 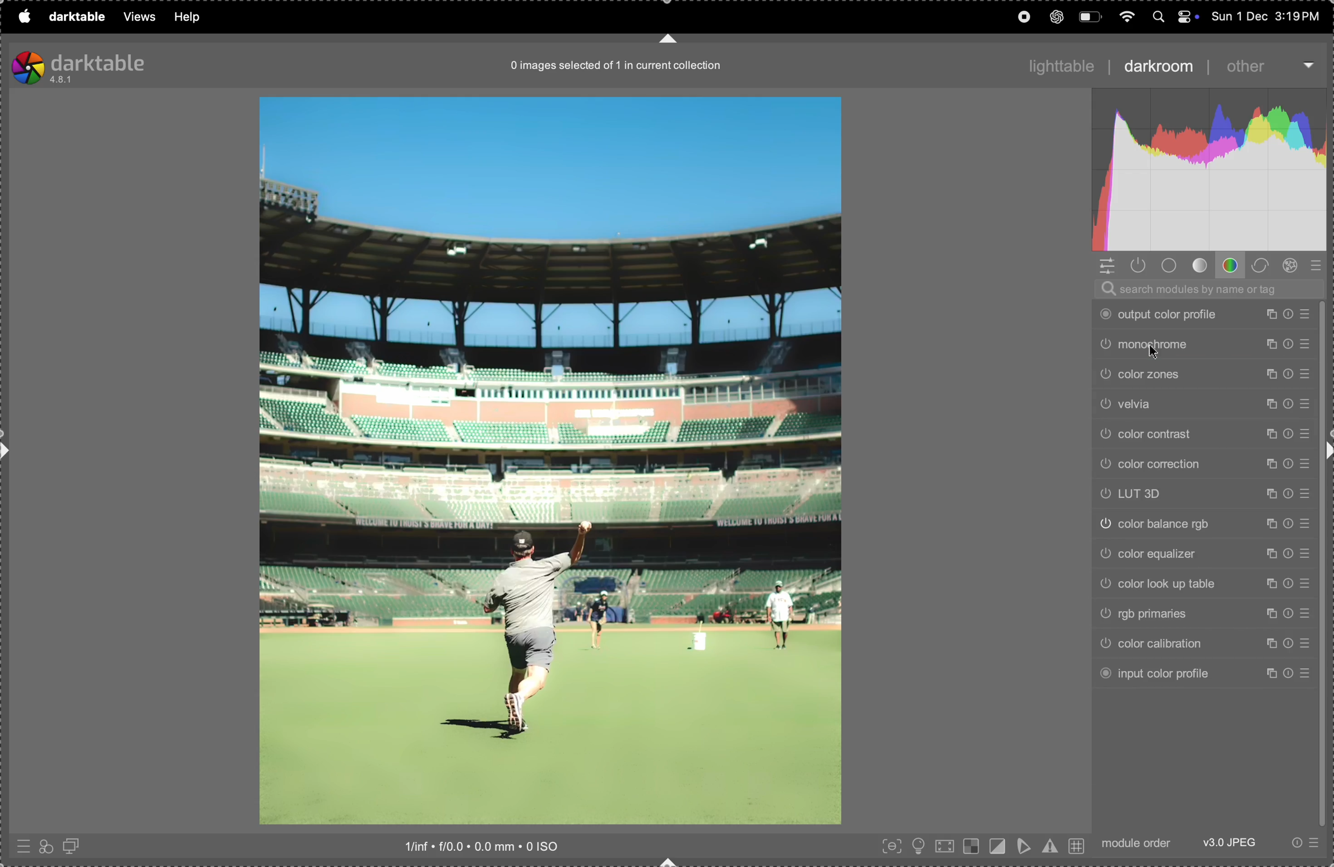 What do you see at coordinates (1204, 523) in the screenshot?
I see `color rgb` at bounding box center [1204, 523].